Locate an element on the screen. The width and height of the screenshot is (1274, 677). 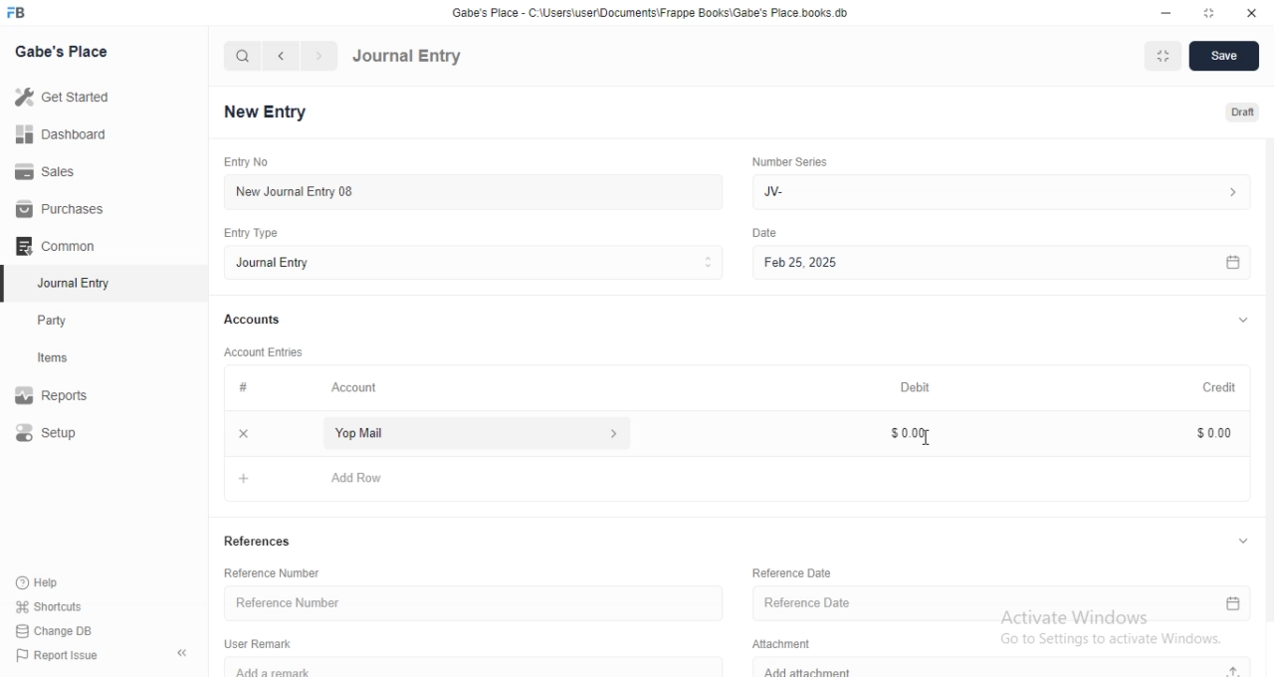
Journal Entry is located at coordinates (71, 283).